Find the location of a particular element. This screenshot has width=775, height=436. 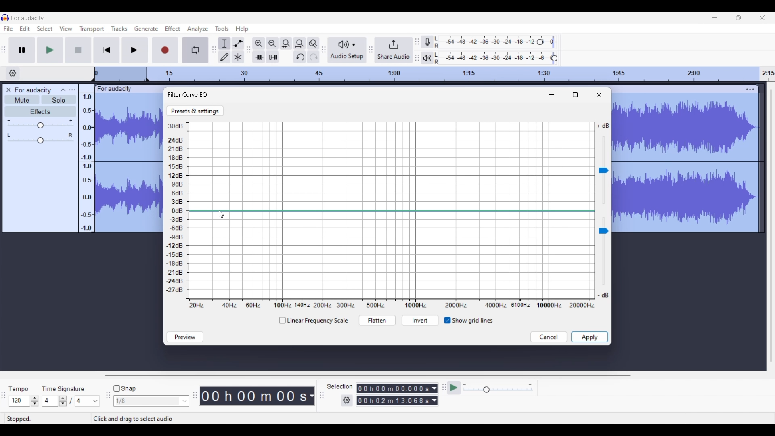

Help menu is located at coordinates (242, 29).